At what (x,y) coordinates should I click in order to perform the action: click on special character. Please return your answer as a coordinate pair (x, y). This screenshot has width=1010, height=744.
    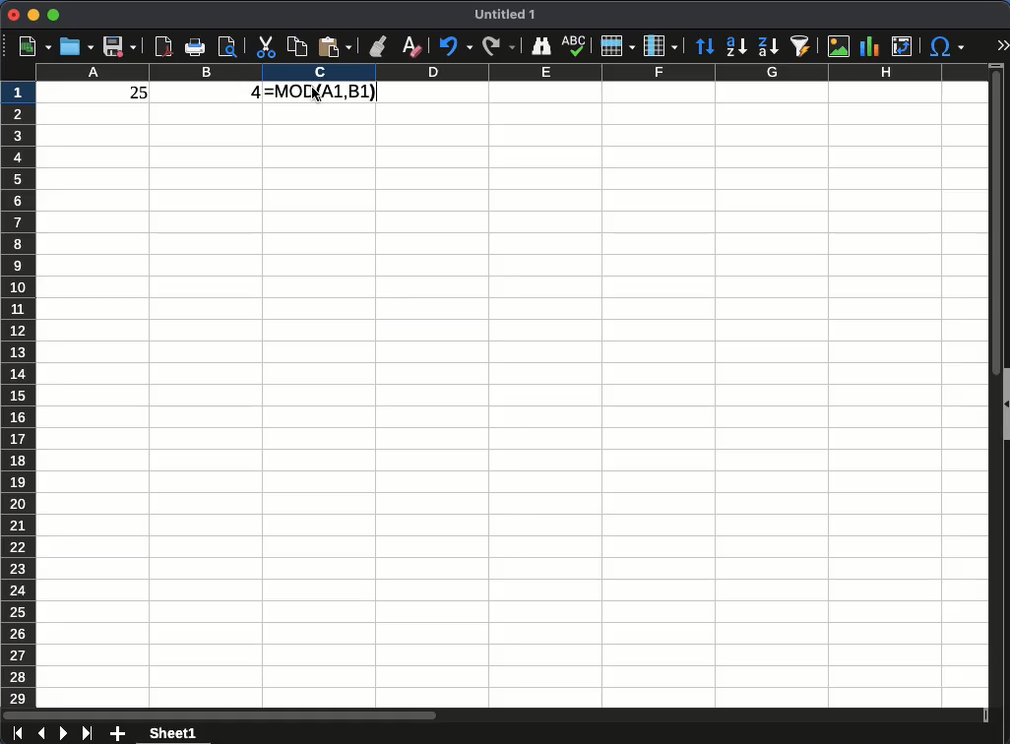
    Looking at the image, I should click on (949, 47).